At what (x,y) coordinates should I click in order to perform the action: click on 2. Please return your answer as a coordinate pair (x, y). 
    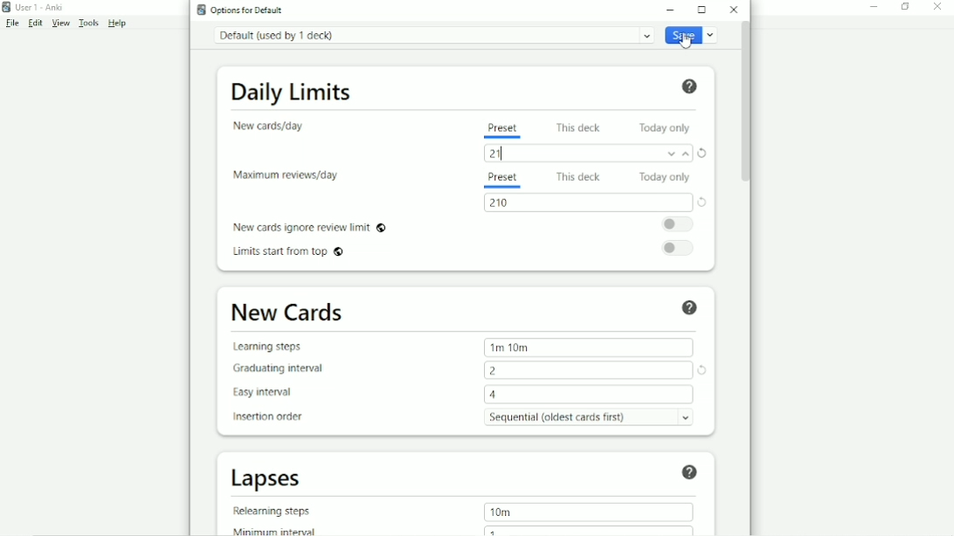
    Looking at the image, I should click on (494, 372).